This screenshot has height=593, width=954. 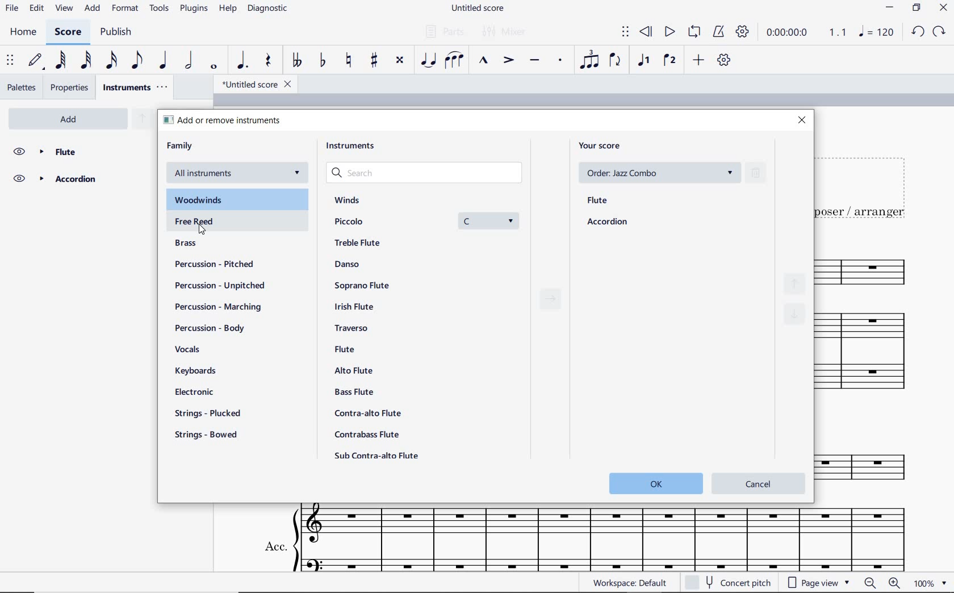 I want to click on Playback speed, so click(x=839, y=32).